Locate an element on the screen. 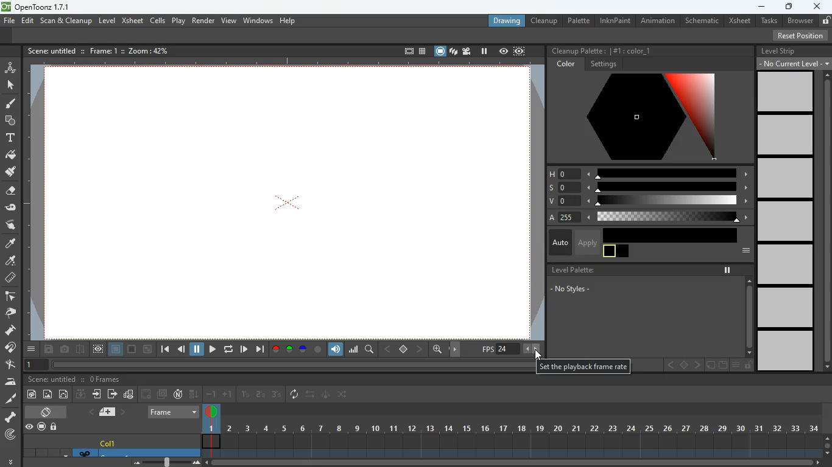 Image resolution: width=832 pixels, height=467 pixels. zoom is located at coordinates (147, 349).